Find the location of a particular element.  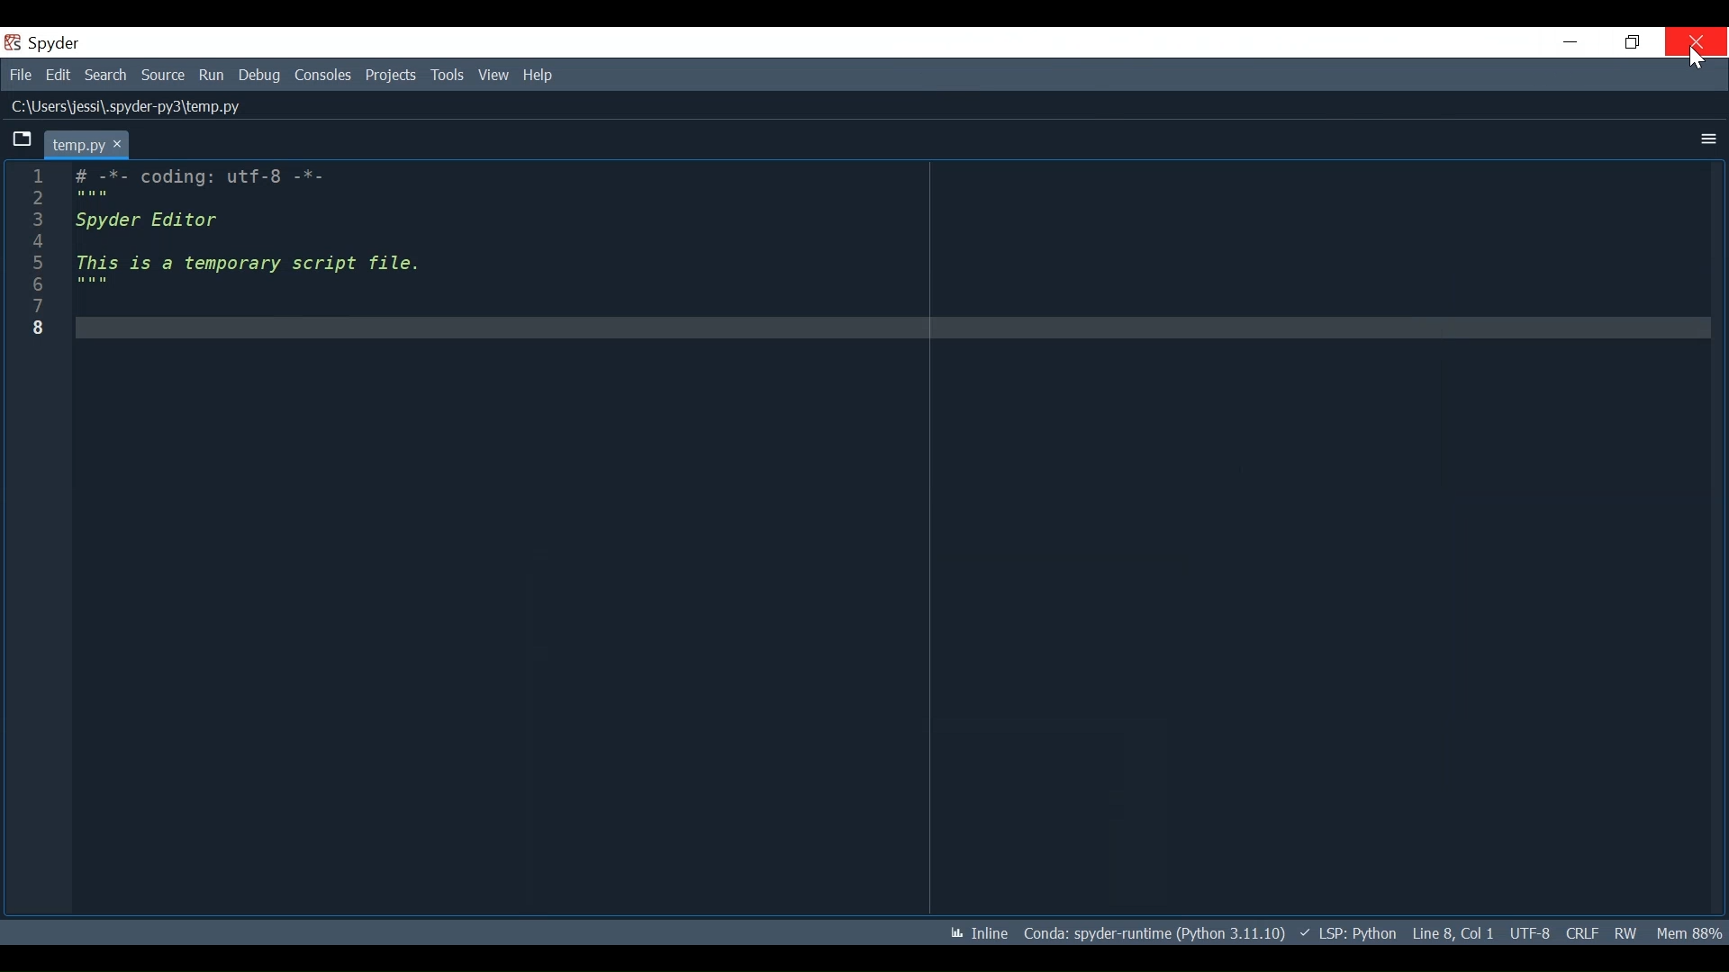

File is located at coordinates (21, 75).